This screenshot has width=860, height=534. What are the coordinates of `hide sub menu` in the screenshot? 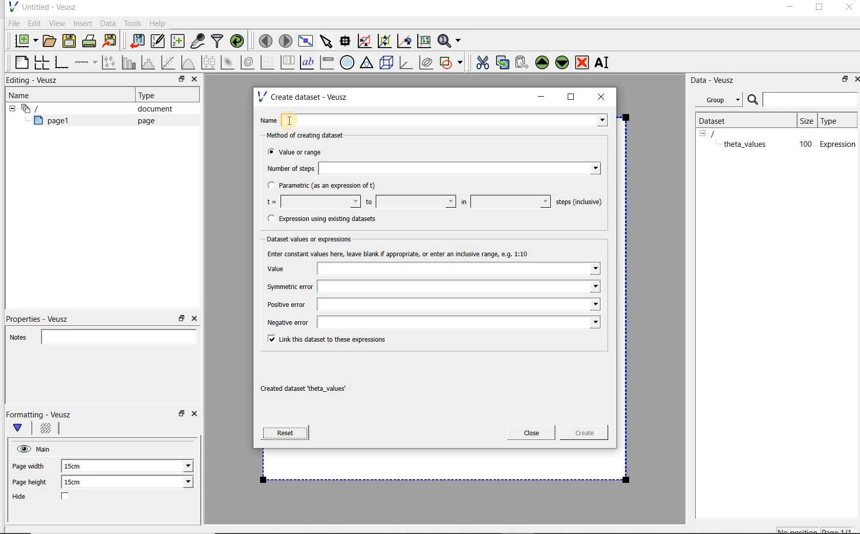 It's located at (10, 107).